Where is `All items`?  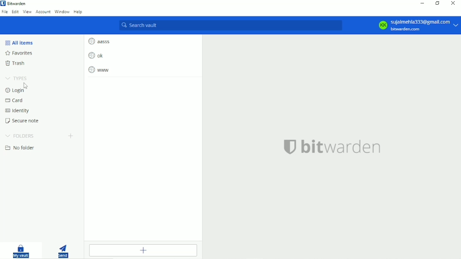
All items is located at coordinates (20, 43).